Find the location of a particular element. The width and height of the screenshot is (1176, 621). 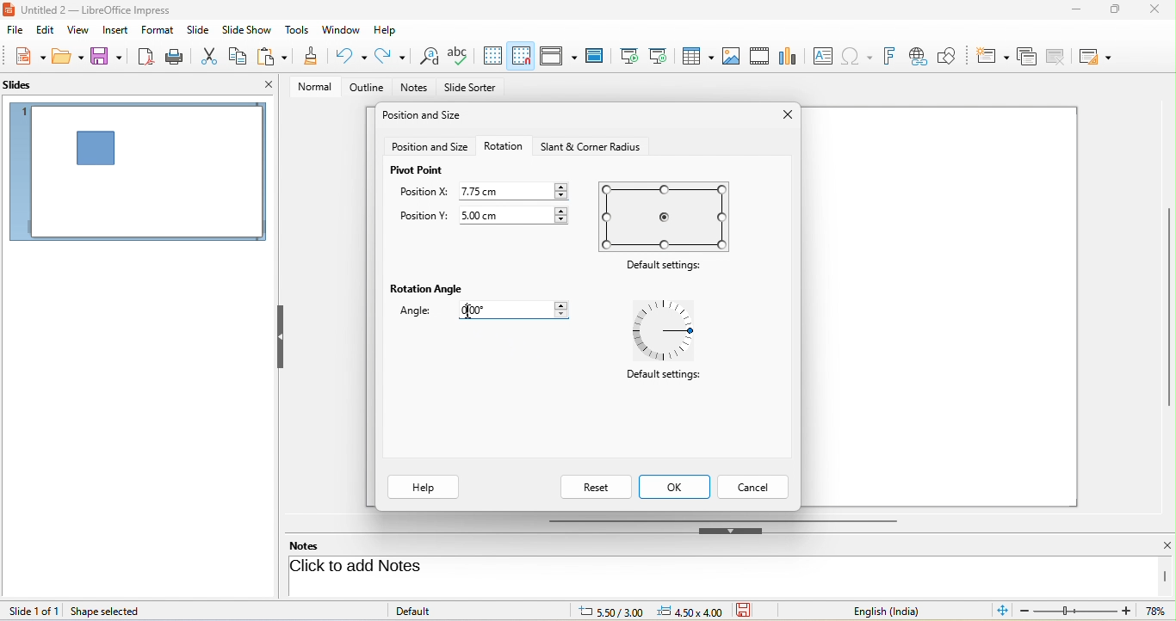

close is located at coordinates (784, 116).